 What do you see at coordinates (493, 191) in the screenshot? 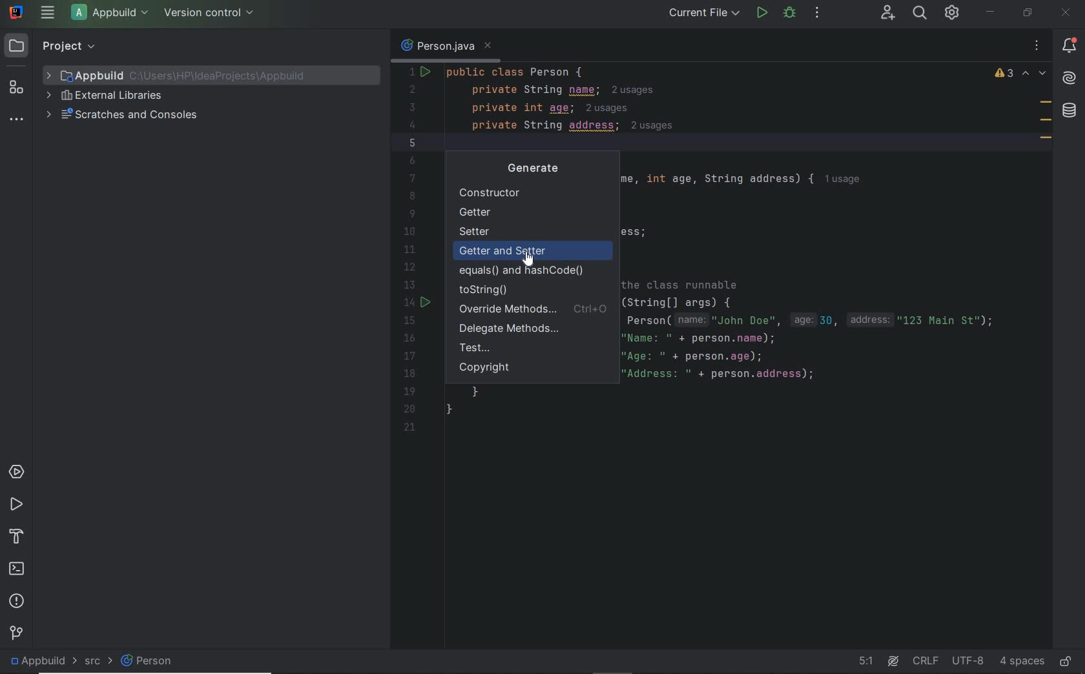
I see `Constructor` at bounding box center [493, 191].